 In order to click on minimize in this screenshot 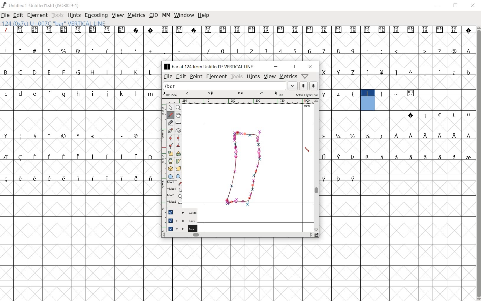, I will do `click(439, 6)`.